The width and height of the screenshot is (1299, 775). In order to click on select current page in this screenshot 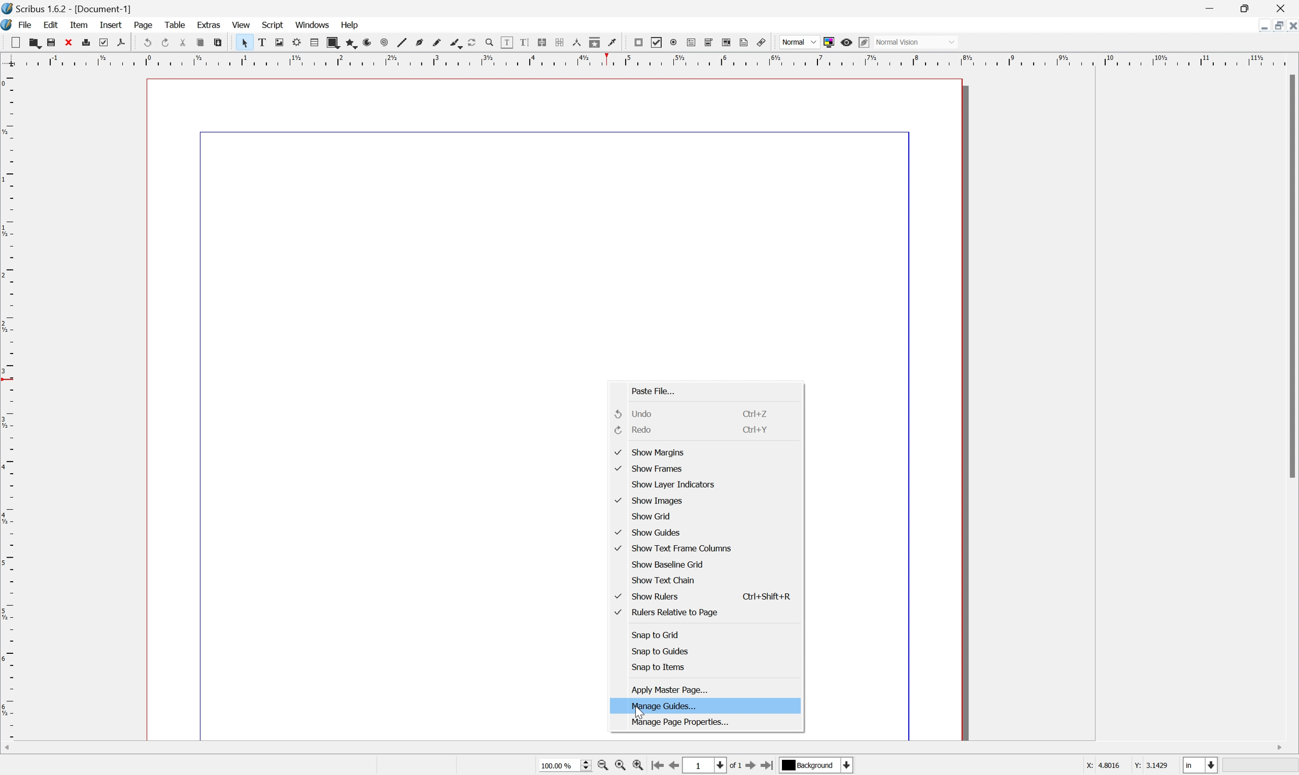, I will do `click(711, 766)`.